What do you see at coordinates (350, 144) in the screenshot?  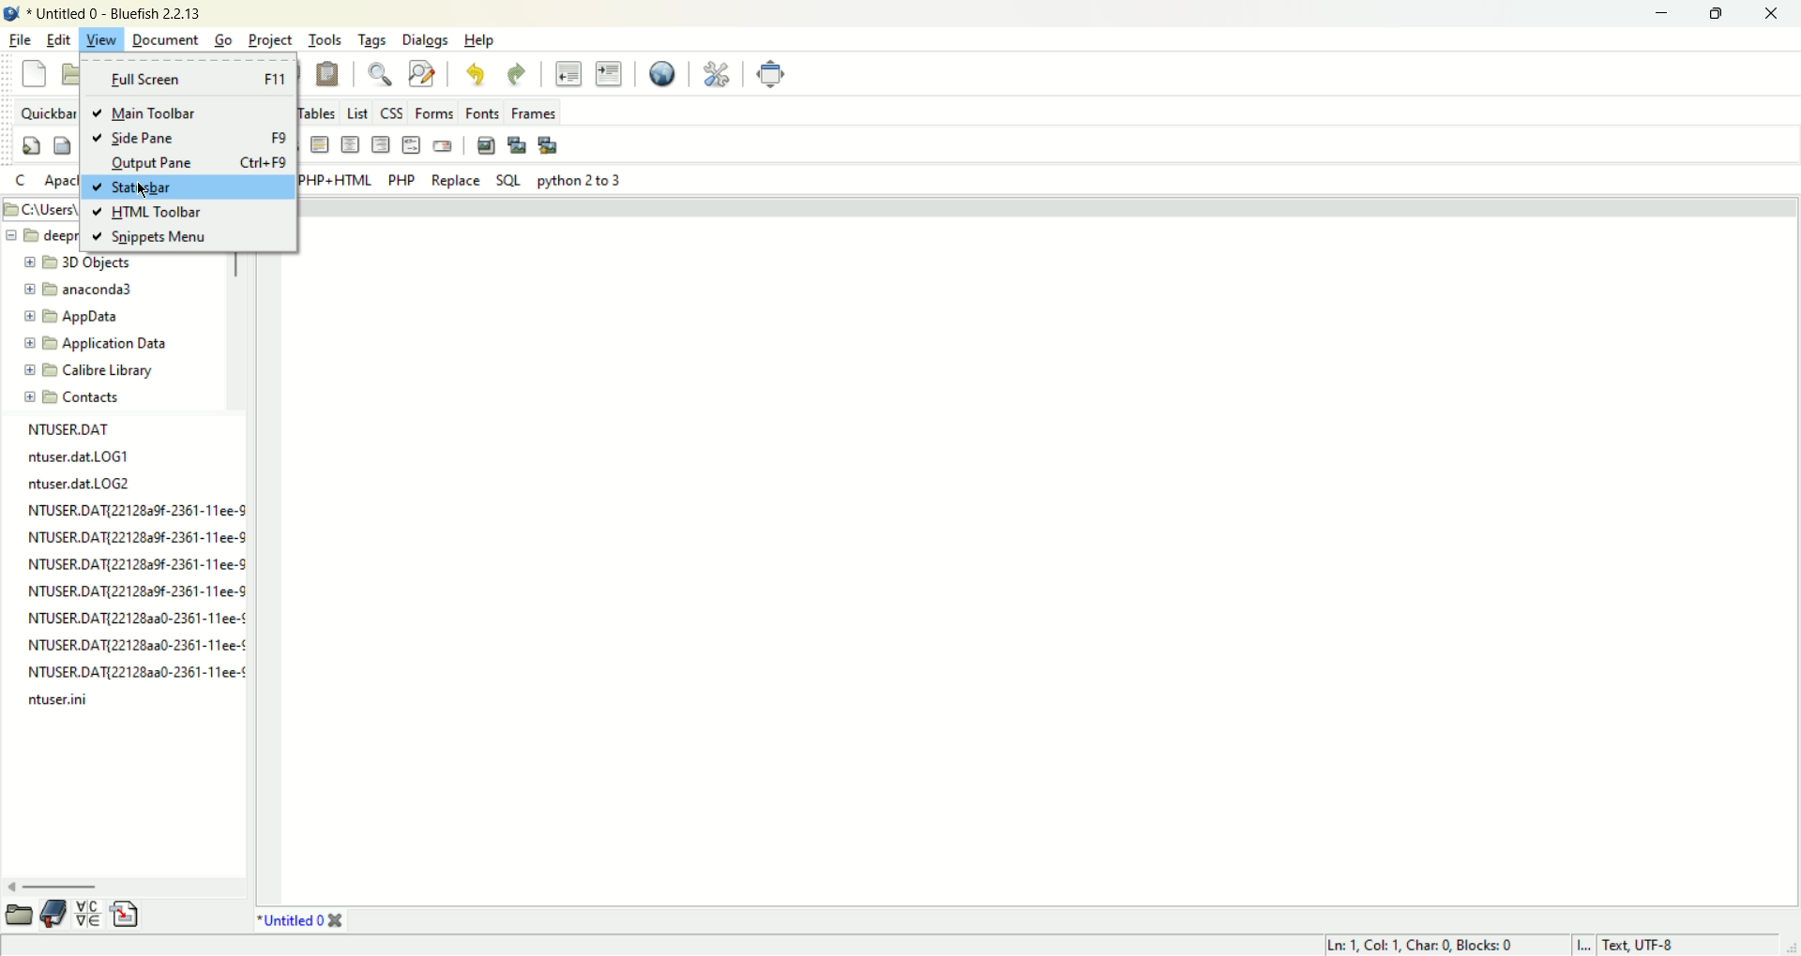 I see `center` at bounding box center [350, 144].